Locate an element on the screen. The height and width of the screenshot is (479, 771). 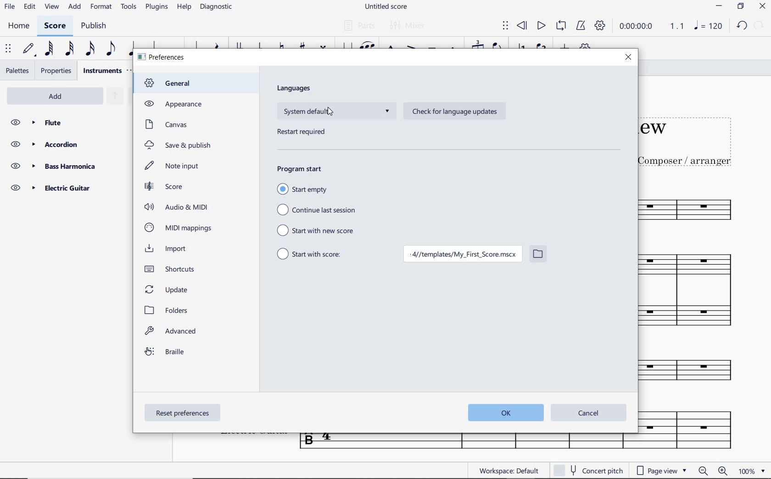
64th note is located at coordinates (48, 49).